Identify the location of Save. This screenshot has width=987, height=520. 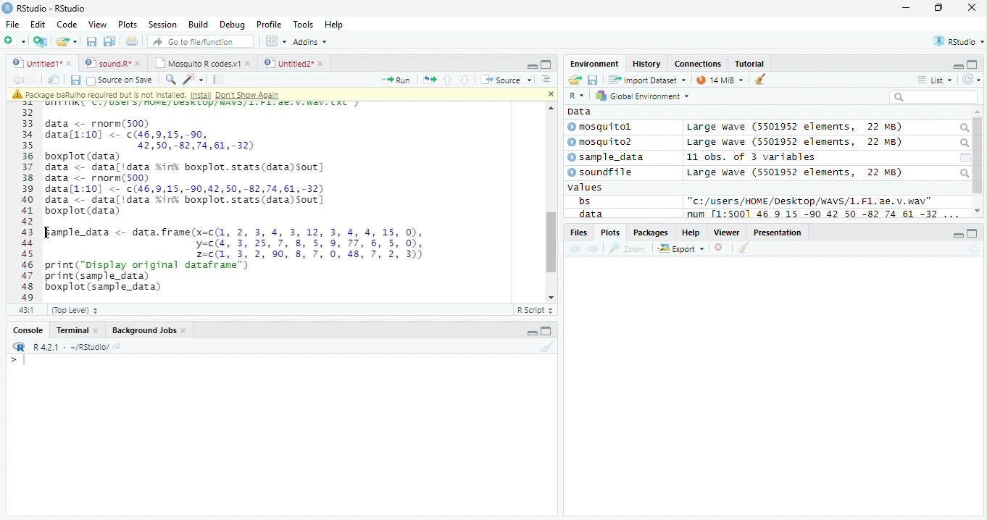
(593, 80).